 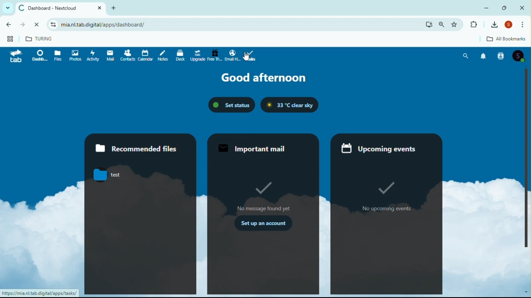 I want to click on Minimise, so click(x=488, y=7).